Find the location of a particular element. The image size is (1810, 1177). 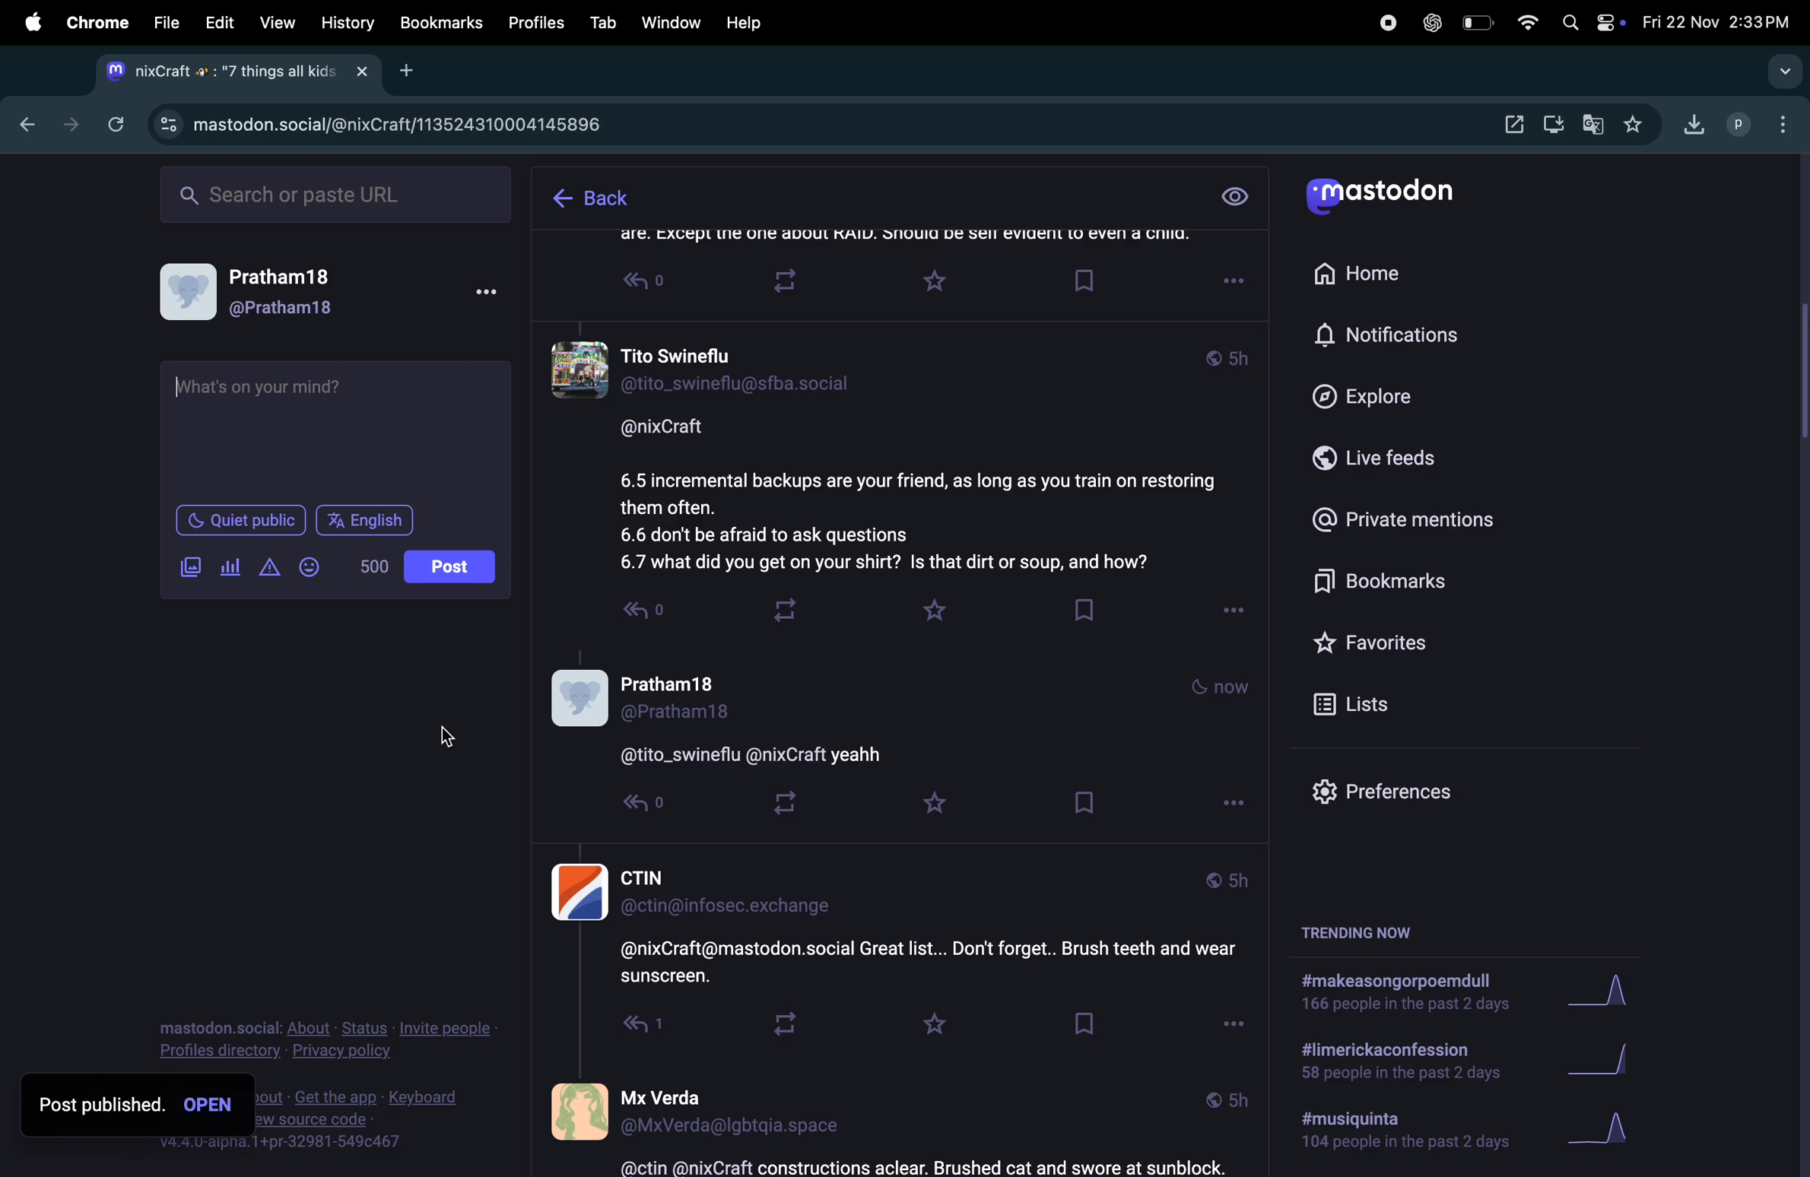

loop is located at coordinates (783, 606).